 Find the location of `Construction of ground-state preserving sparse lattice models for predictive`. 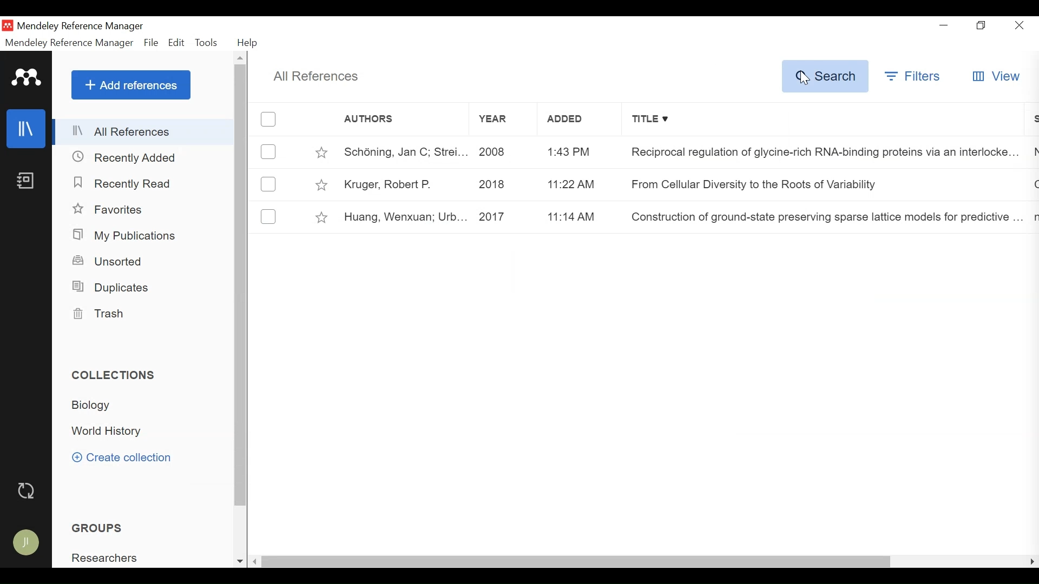

Construction of ground-state preserving sparse lattice models for predictive is located at coordinates (821, 214).